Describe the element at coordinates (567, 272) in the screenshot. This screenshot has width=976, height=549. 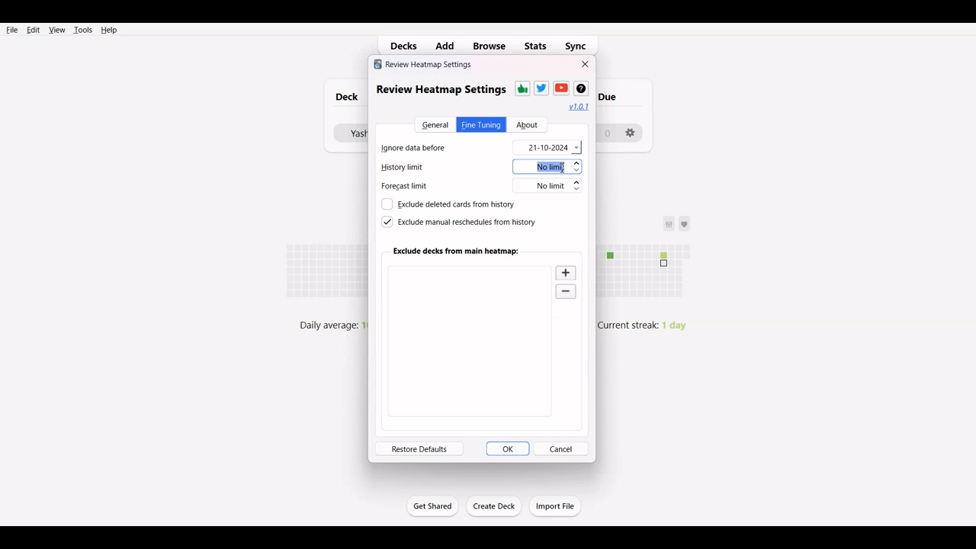
I see `Zoom in` at that location.